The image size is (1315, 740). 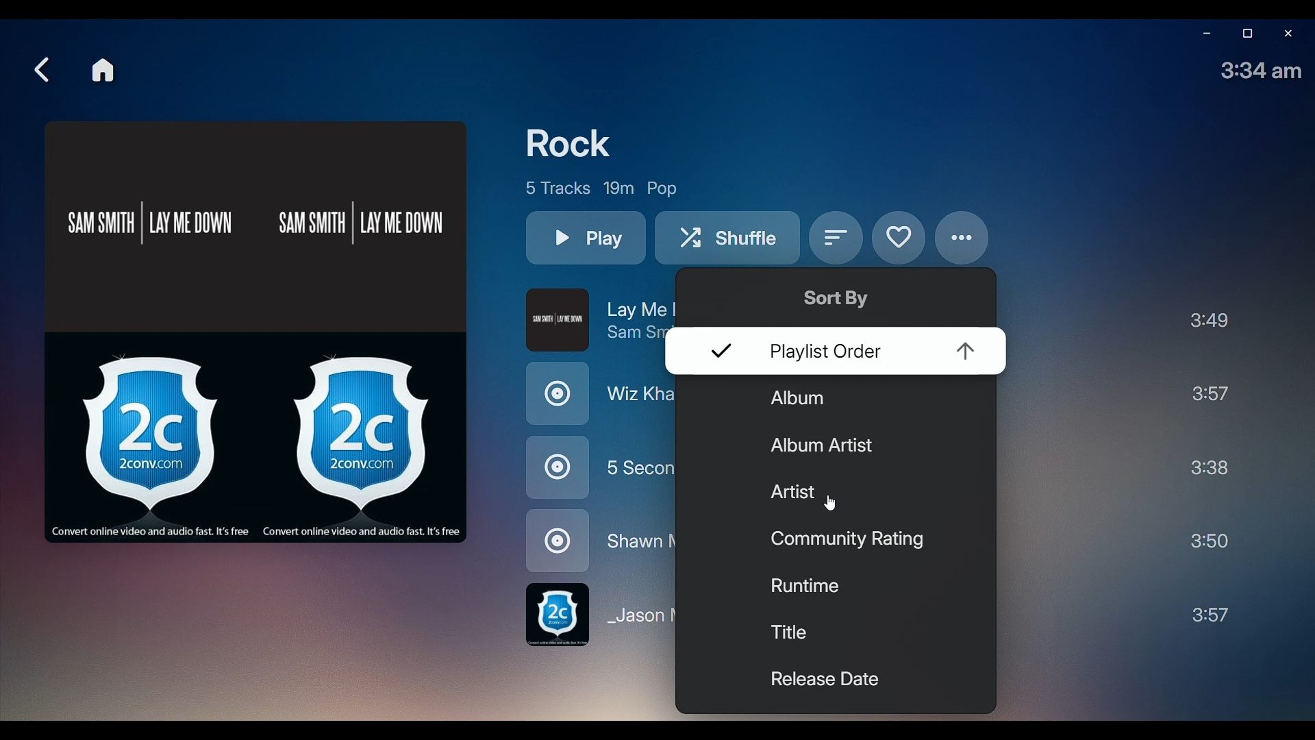 I want to click on Album, so click(x=813, y=402).